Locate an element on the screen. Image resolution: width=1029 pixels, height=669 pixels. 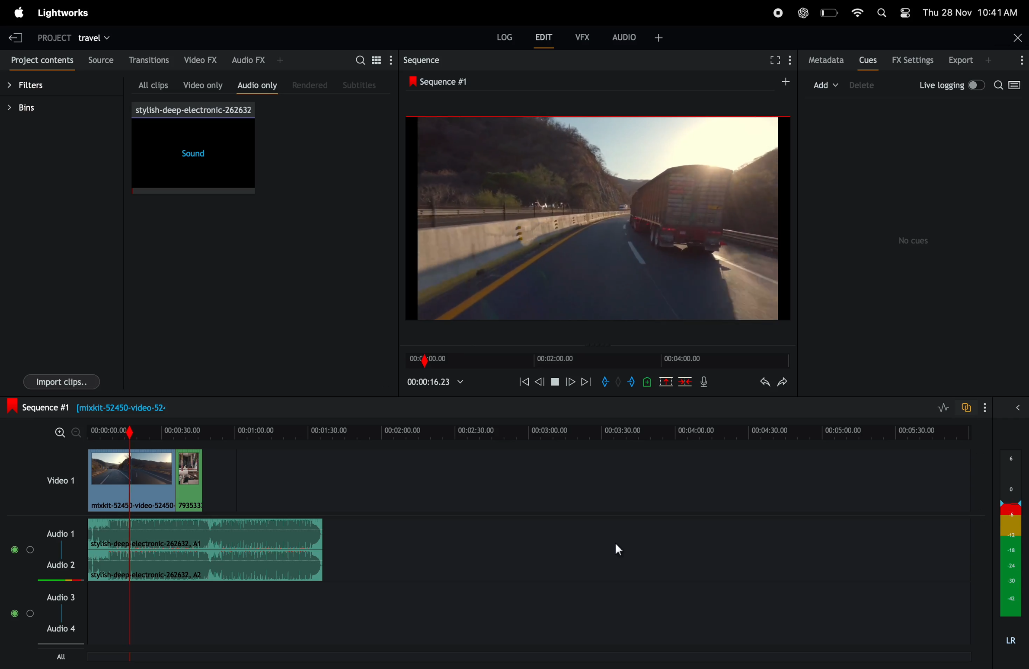
toggle editing layers is located at coordinates (943, 407).